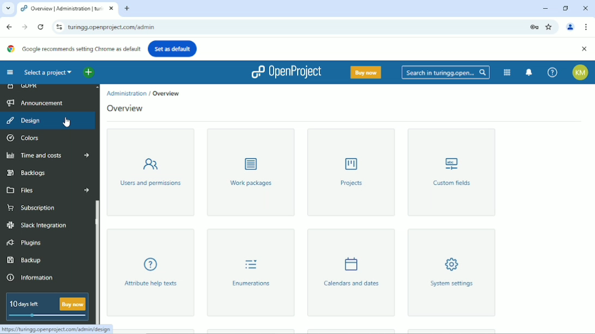 This screenshot has height=334, width=595. Describe the element at coordinates (585, 7) in the screenshot. I see `Close` at that location.